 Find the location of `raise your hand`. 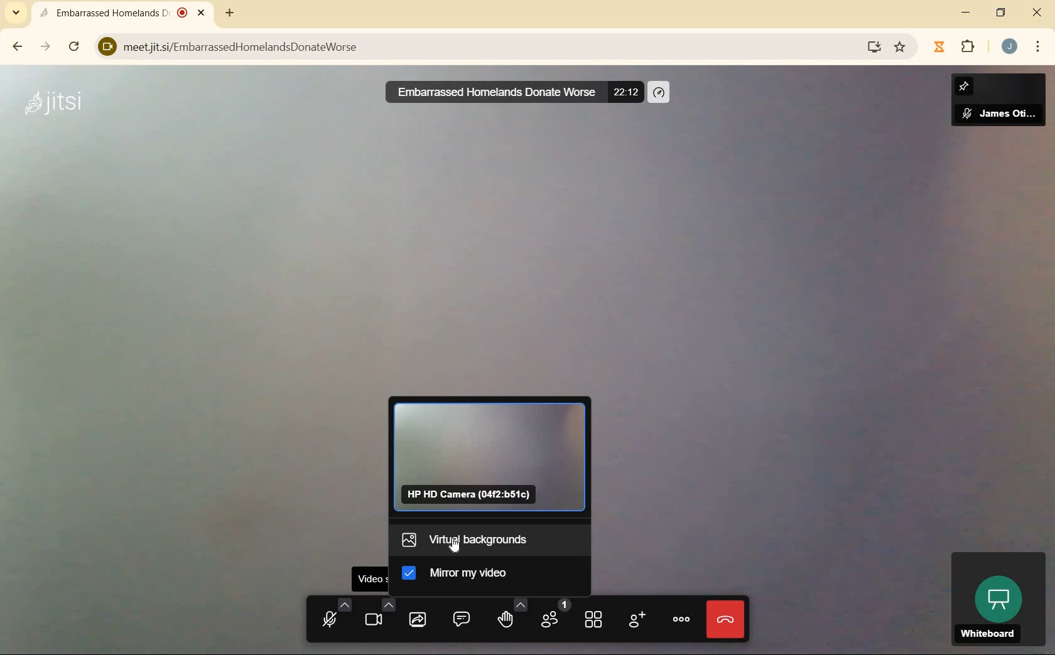

raise your hand is located at coordinates (508, 614).